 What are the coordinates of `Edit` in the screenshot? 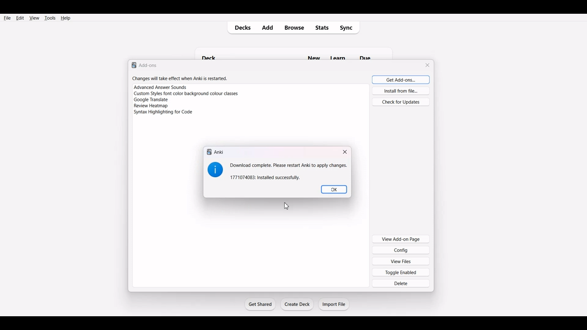 It's located at (20, 18).